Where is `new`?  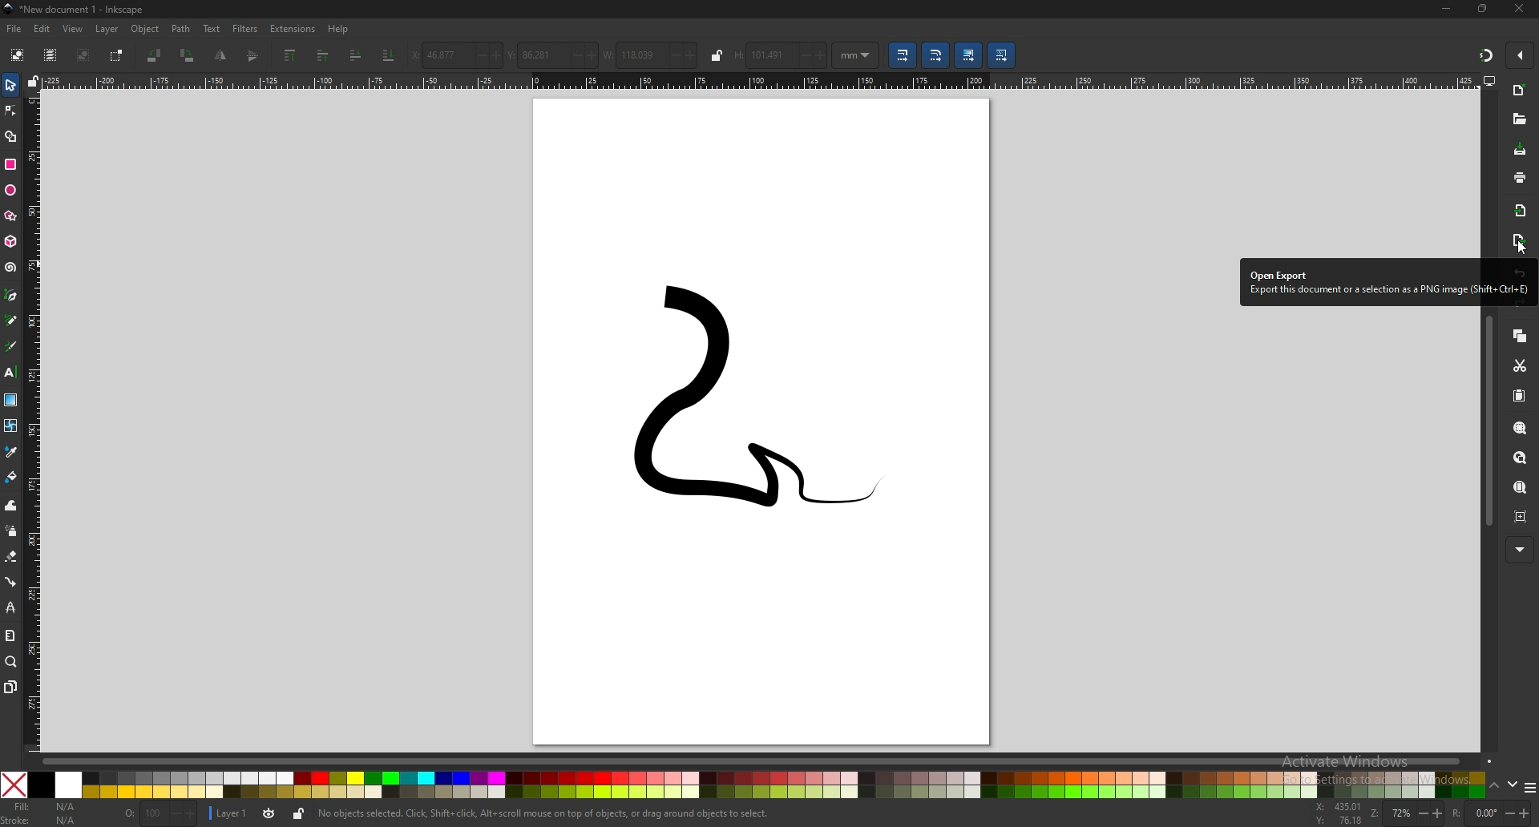 new is located at coordinates (1521, 91).